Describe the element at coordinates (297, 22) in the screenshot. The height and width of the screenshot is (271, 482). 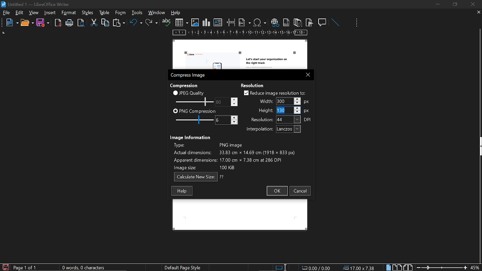
I see `insert endnote` at that location.